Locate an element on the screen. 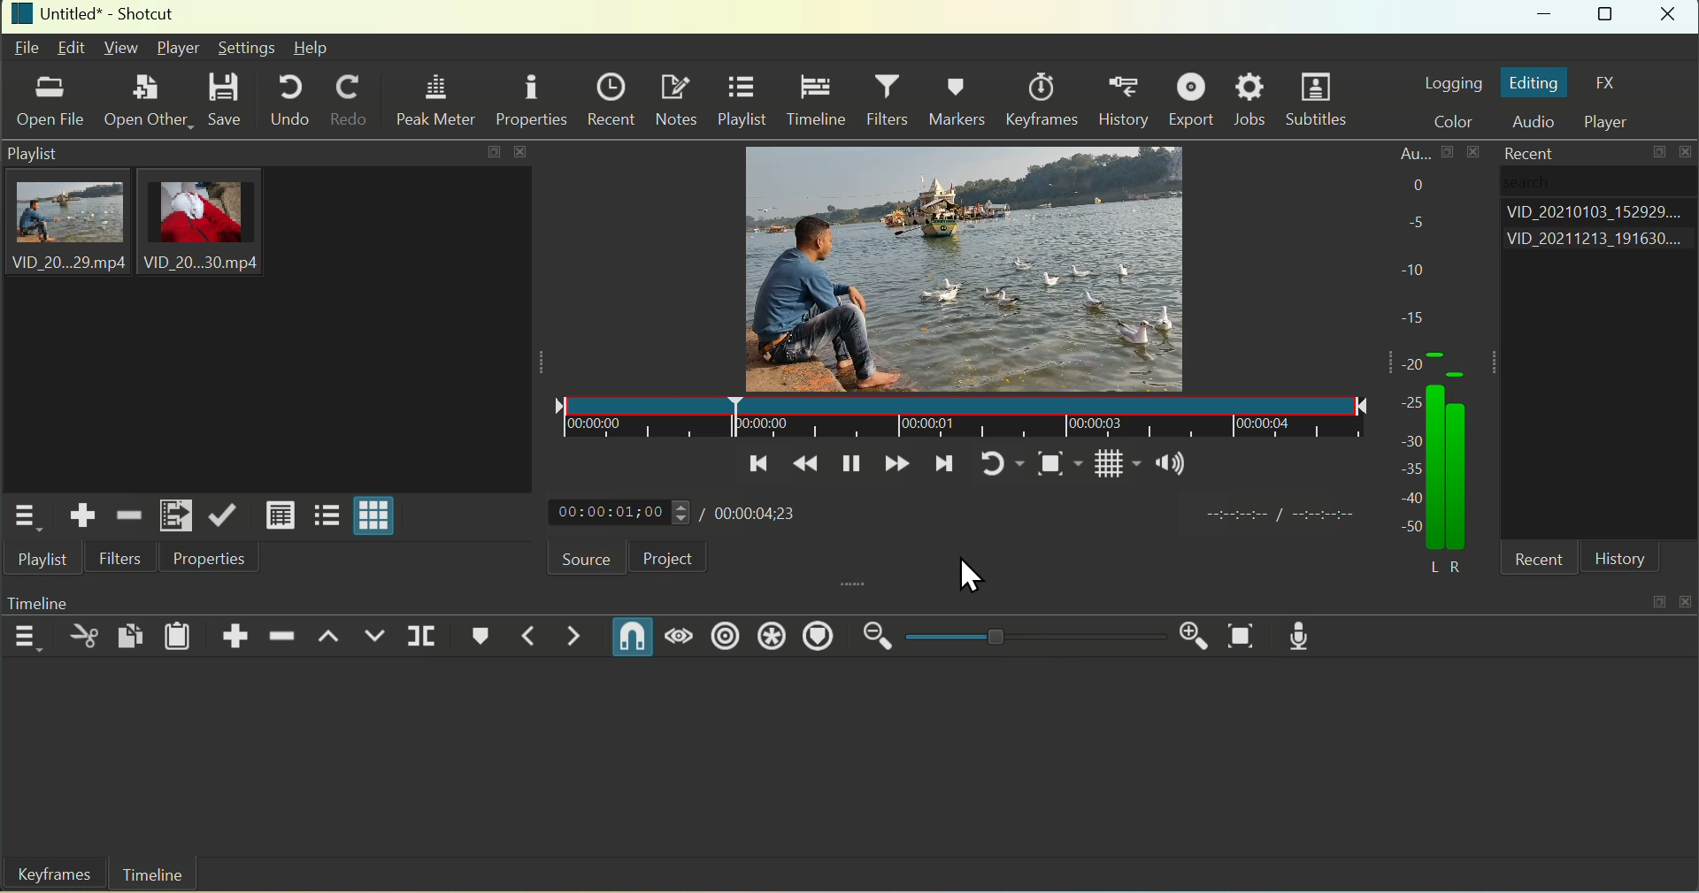 The width and height of the screenshot is (1699, 893). duration is located at coordinates (743, 514).